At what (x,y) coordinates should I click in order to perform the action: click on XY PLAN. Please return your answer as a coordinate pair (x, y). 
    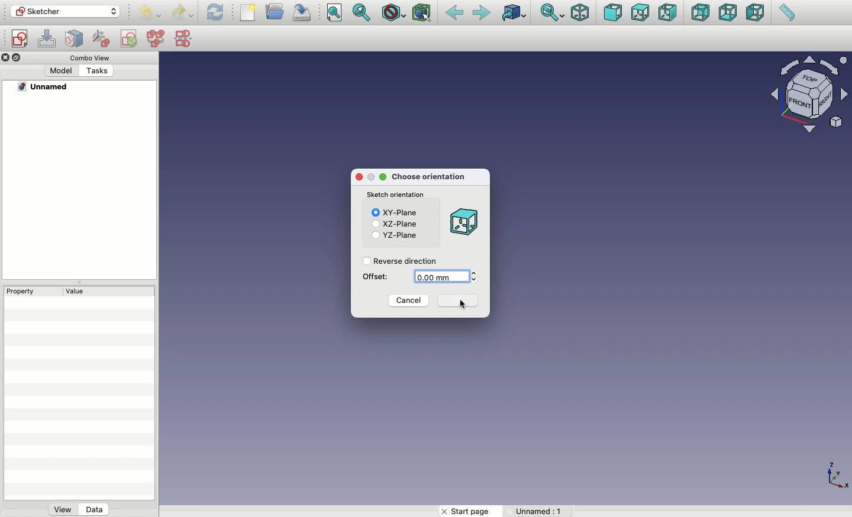
    Looking at the image, I should click on (395, 212).